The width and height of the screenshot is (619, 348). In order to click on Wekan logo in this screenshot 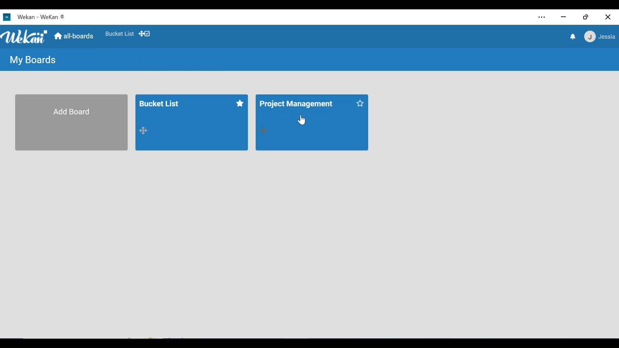, I will do `click(25, 36)`.